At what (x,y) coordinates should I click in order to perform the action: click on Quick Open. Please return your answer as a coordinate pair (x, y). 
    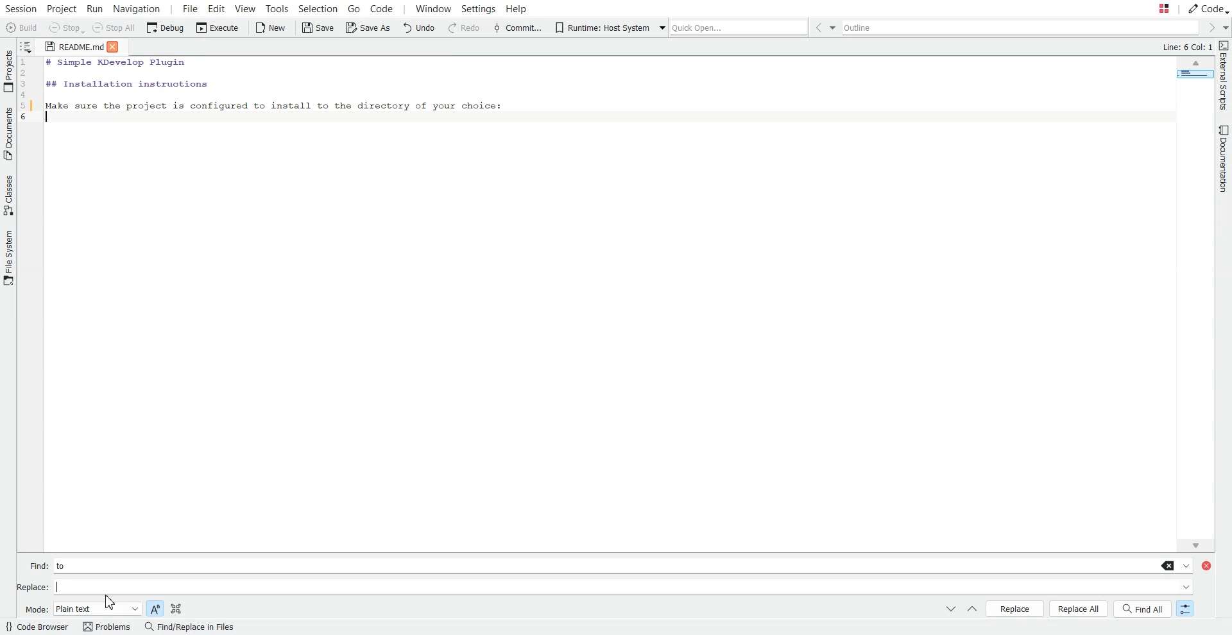
    Looking at the image, I should click on (730, 26).